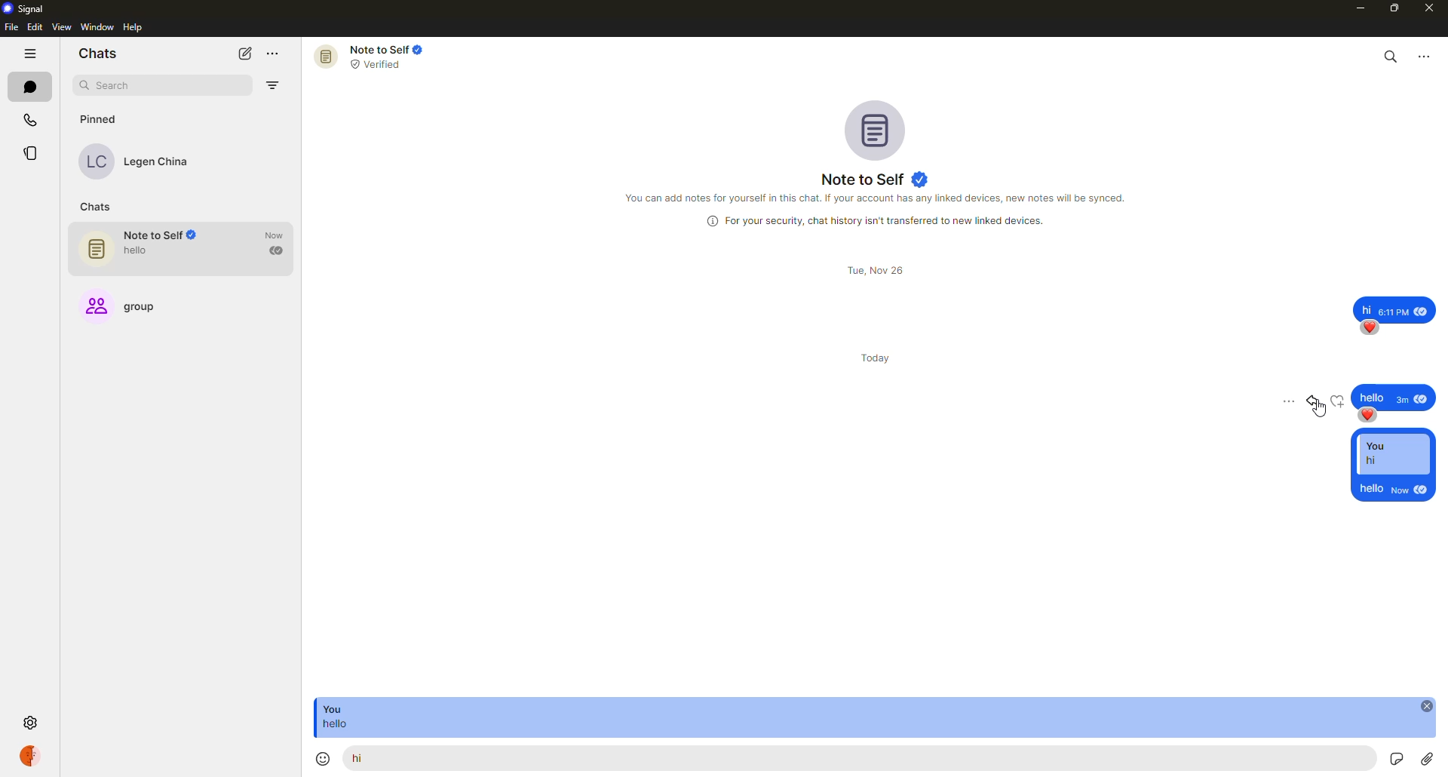 This screenshot has width=1448, height=777. Describe the element at coordinates (873, 126) in the screenshot. I see `profile pic` at that location.